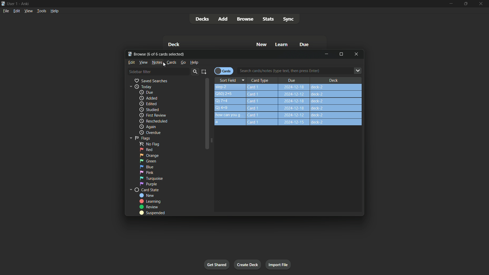 The image size is (489, 275). Describe the element at coordinates (140, 72) in the screenshot. I see `Sidebar filter` at that location.